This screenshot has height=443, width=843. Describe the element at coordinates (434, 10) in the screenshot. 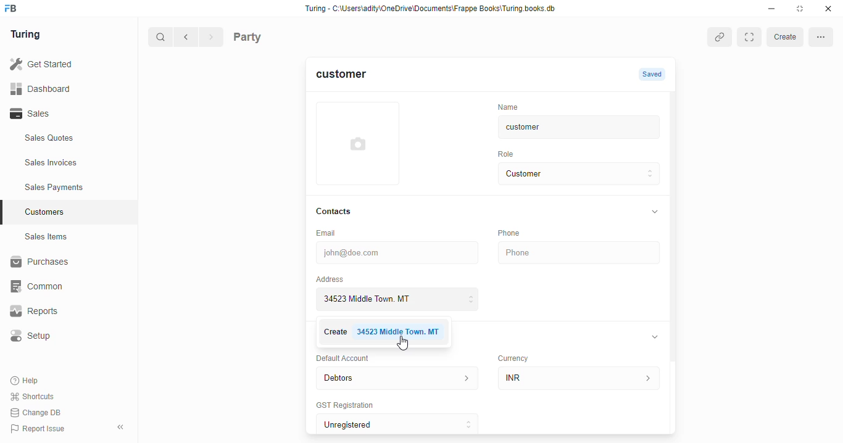

I see `Turing - C:\Users\adity\OneDrive\Documents\Frappe Books\Turing books. db` at that location.